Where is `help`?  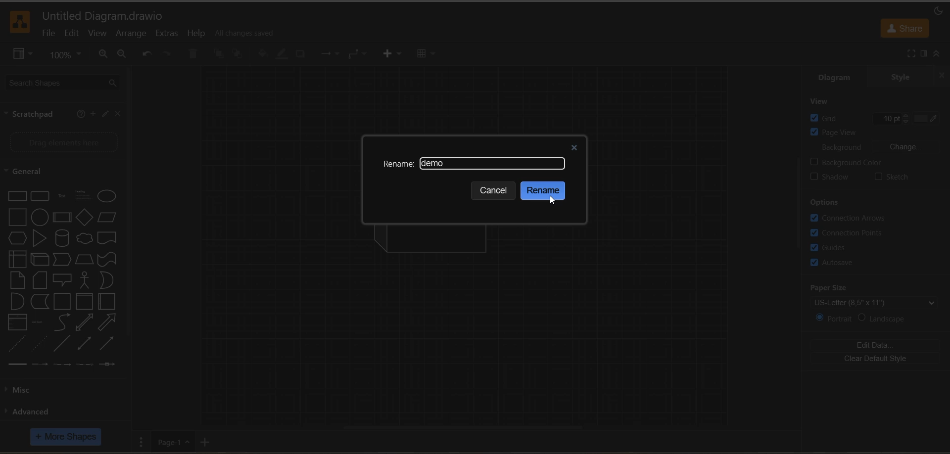 help is located at coordinates (81, 115).